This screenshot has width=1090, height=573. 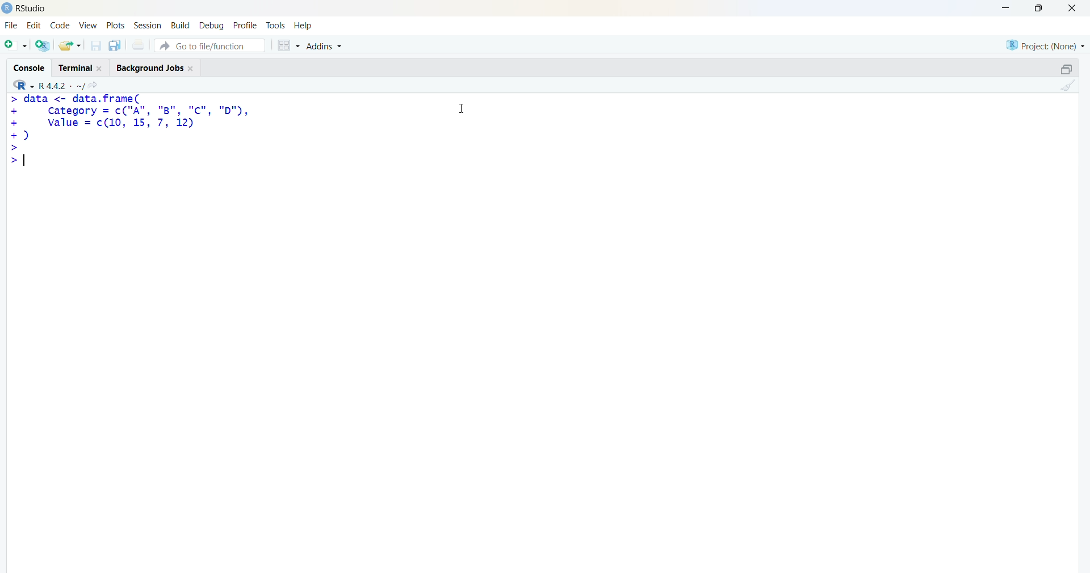 What do you see at coordinates (60, 26) in the screenshot?
I see `code` at bounding box center [60, 26].